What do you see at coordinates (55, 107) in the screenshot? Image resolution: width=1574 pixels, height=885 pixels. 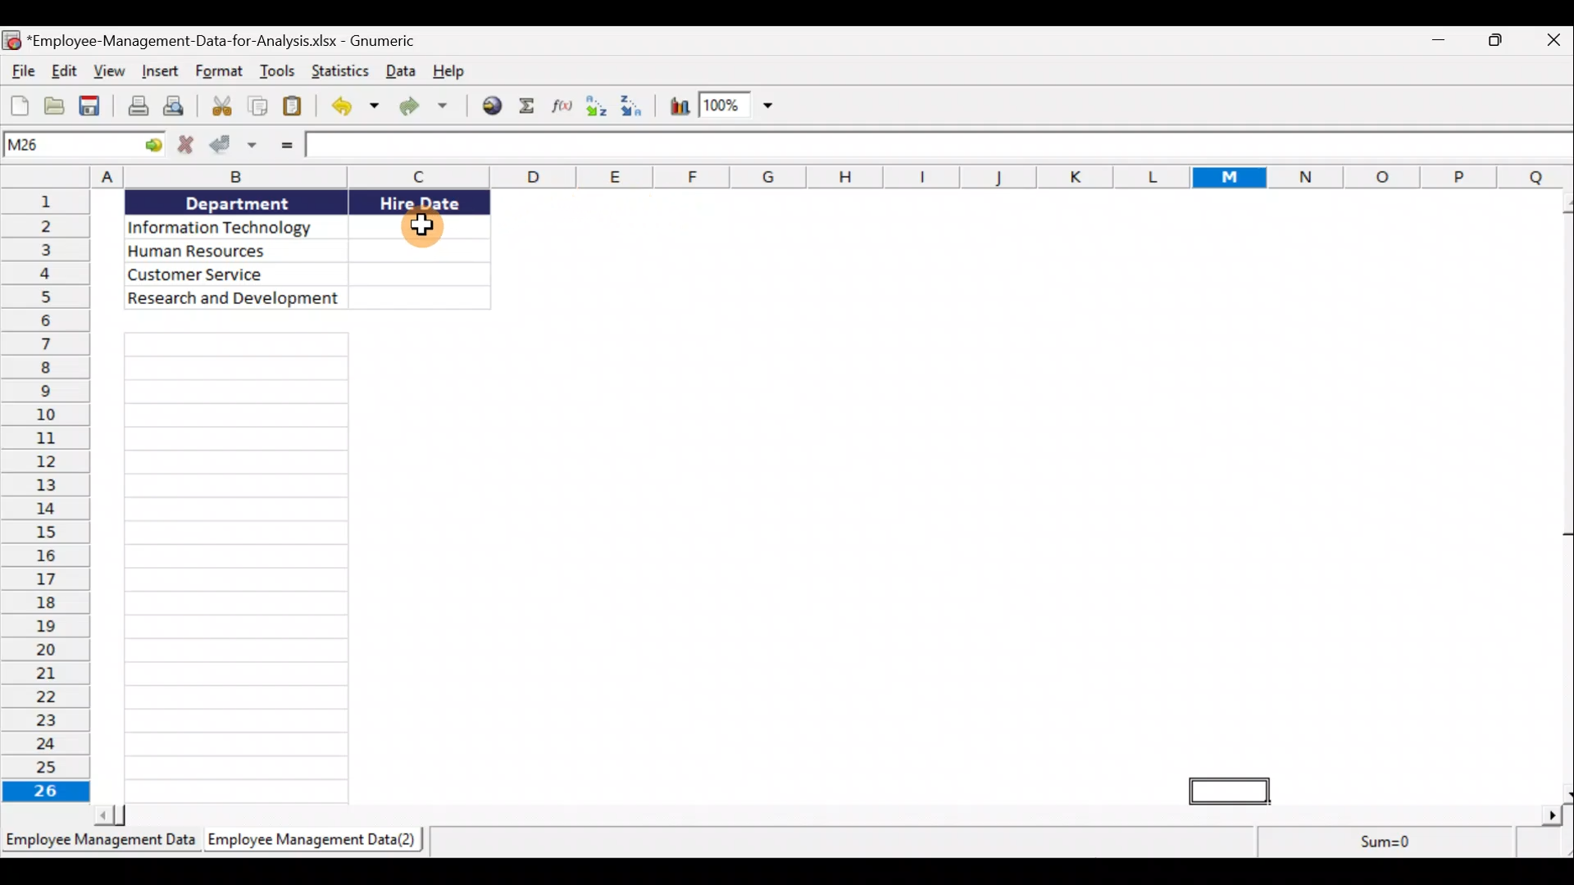 I see `Open a file` at bounding box center [55, 107].